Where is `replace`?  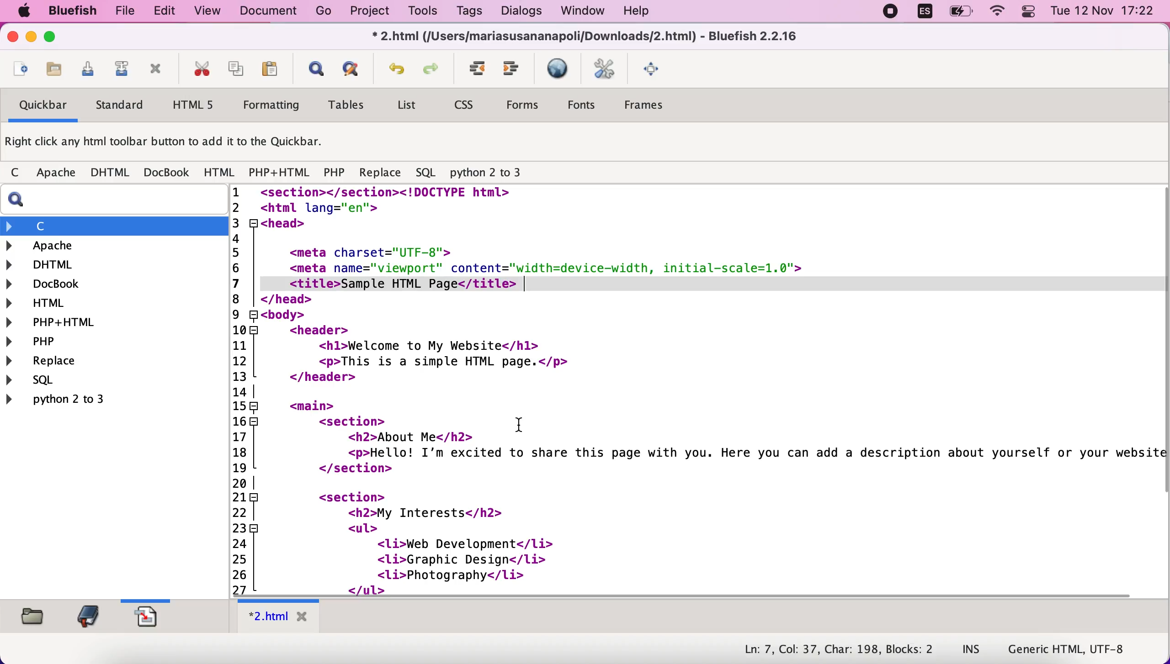
replace is located at coordinates (79, 362).